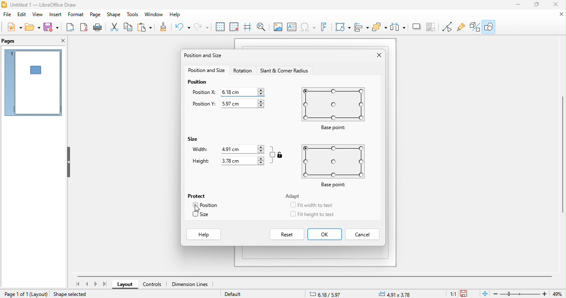 The height and width of the screenshot is (298, 566). I want to click on page 1, so click(33, 82).